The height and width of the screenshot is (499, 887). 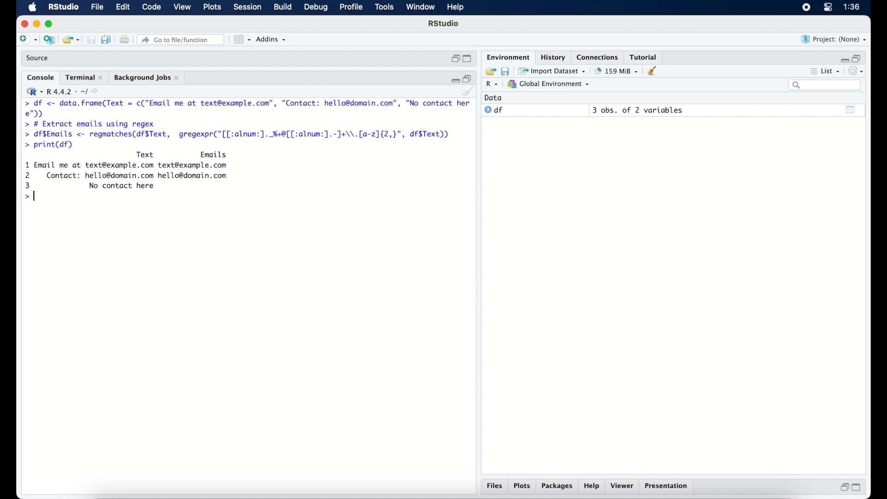 What do you see at coordinates (806, 7) in the screenshot?
I see `screen recorder icon` at bounding box center [806, 7].